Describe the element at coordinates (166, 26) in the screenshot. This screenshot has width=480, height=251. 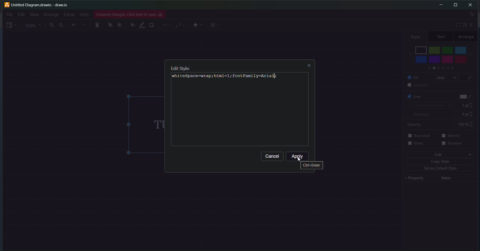
I see `lines` at that location.